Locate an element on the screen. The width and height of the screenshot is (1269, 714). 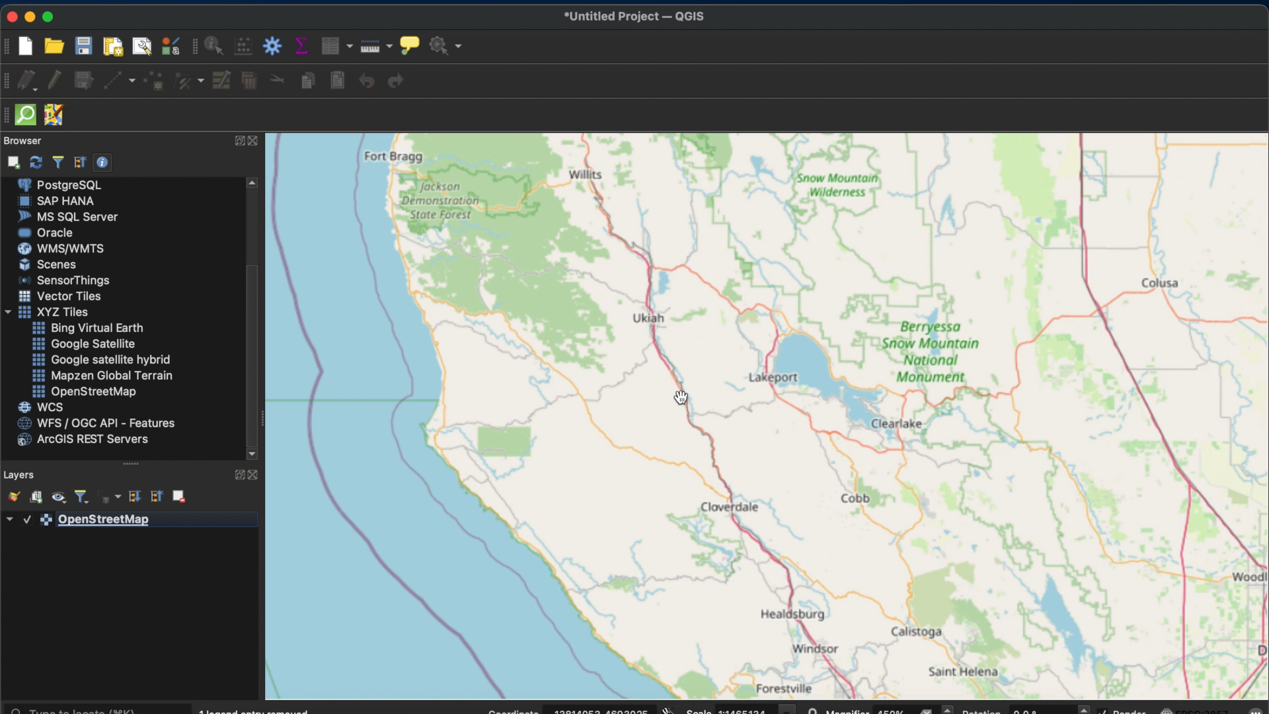
open attribute table is located at coordinates (336, 46).